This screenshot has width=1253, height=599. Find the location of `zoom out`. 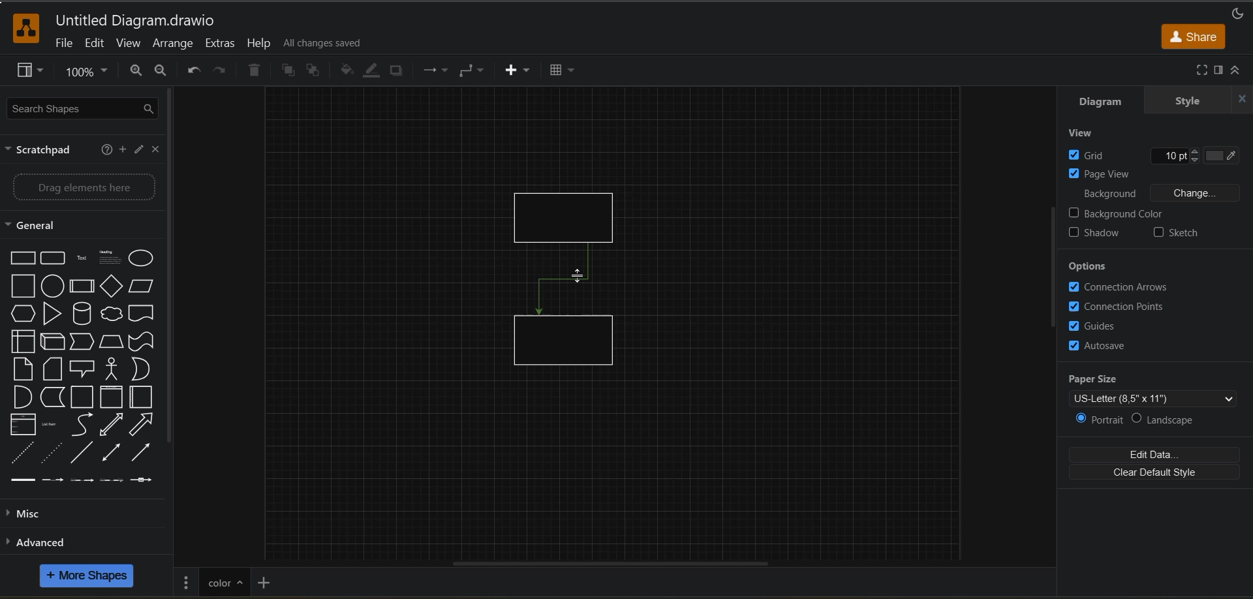

zoom out is located at coordinates (161, 72).